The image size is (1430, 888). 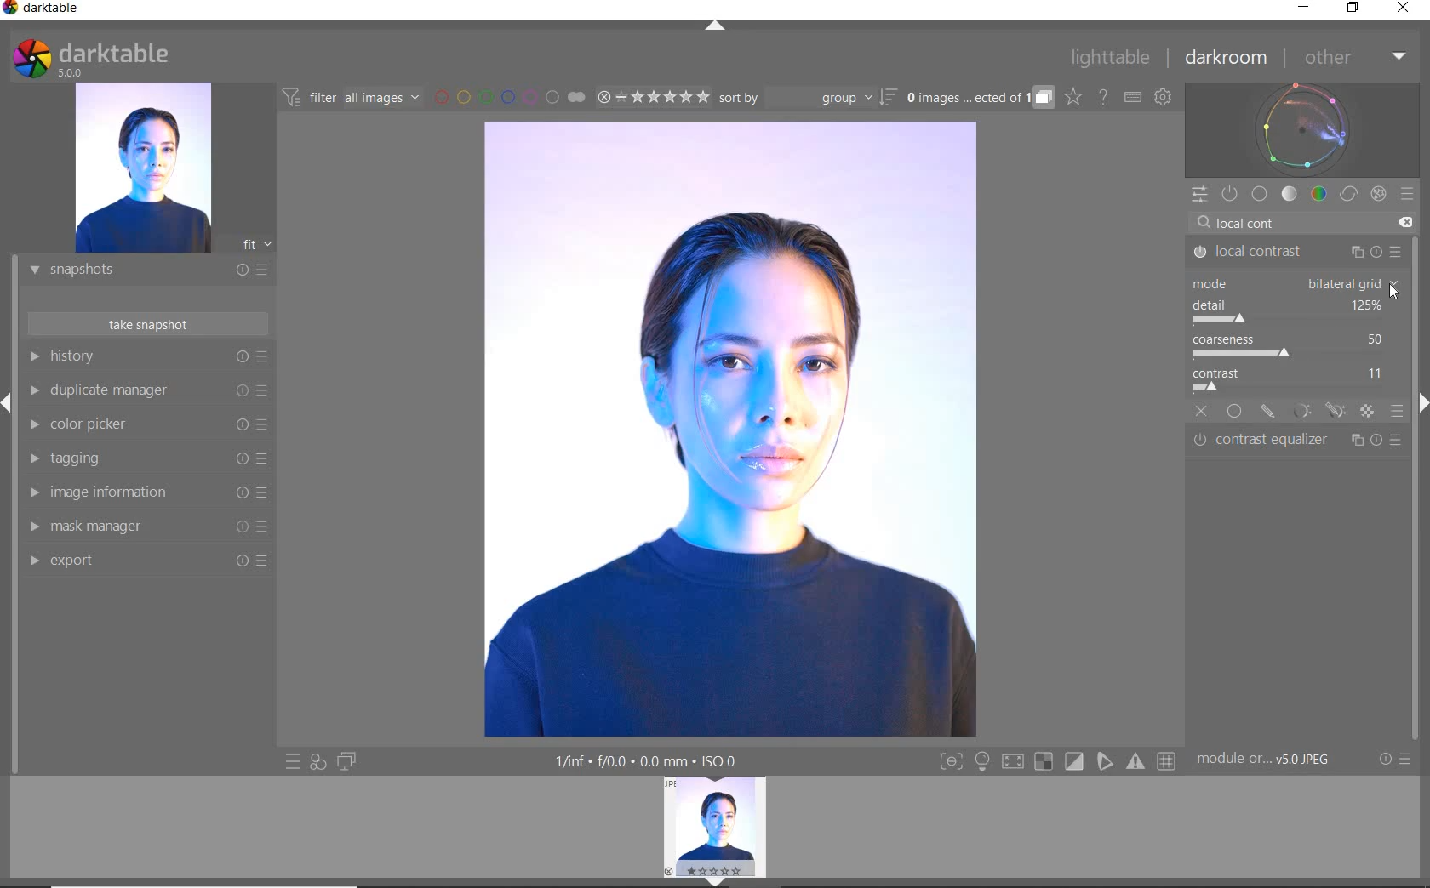 What do you see at coordinates (1319, 193) in the screenshot?
I see `COLOR` at bounding box center [1319, 193].